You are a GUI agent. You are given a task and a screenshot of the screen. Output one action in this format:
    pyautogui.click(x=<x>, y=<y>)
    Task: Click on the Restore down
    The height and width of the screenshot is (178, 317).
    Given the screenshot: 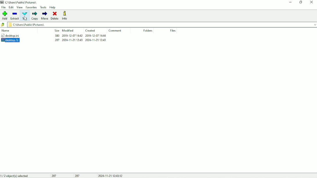 What is the action you would take?
    pyautogui.click(x=301, y=2)
    